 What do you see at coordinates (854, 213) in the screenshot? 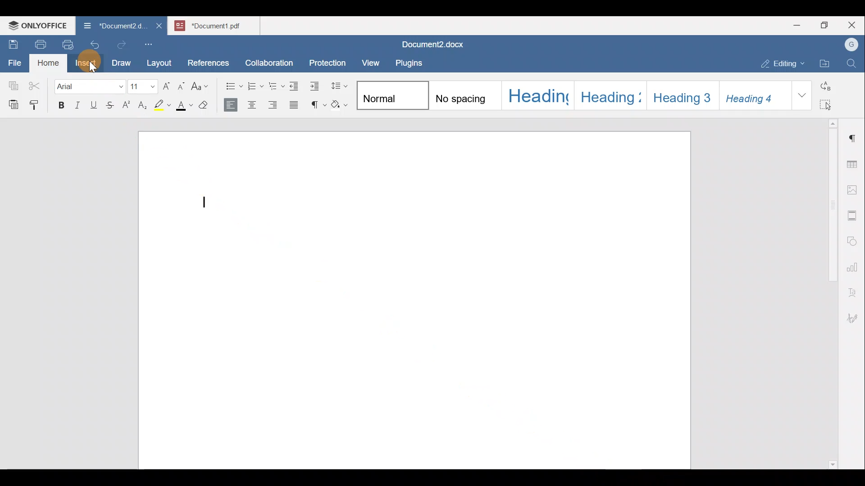
I see `Headers & footers` at bounding box center [854, 213].